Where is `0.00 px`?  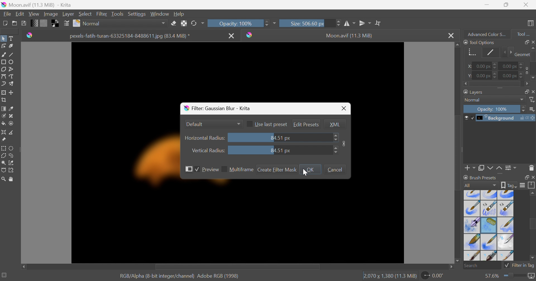 0.00 px is located at coordinates (514, 65).